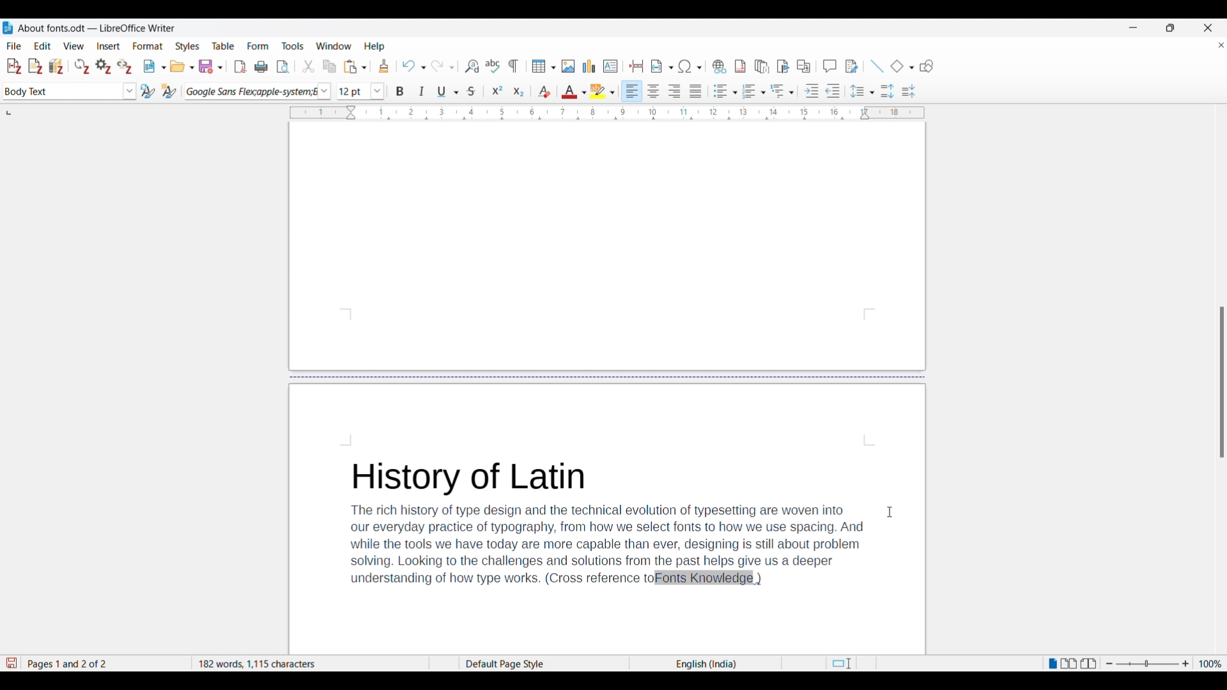 This screenshot has height=690, width=1227. Describe the element at coordinates (902, 66) in the screenshot. I see `Current basic shape and other basic shape options` at that location.